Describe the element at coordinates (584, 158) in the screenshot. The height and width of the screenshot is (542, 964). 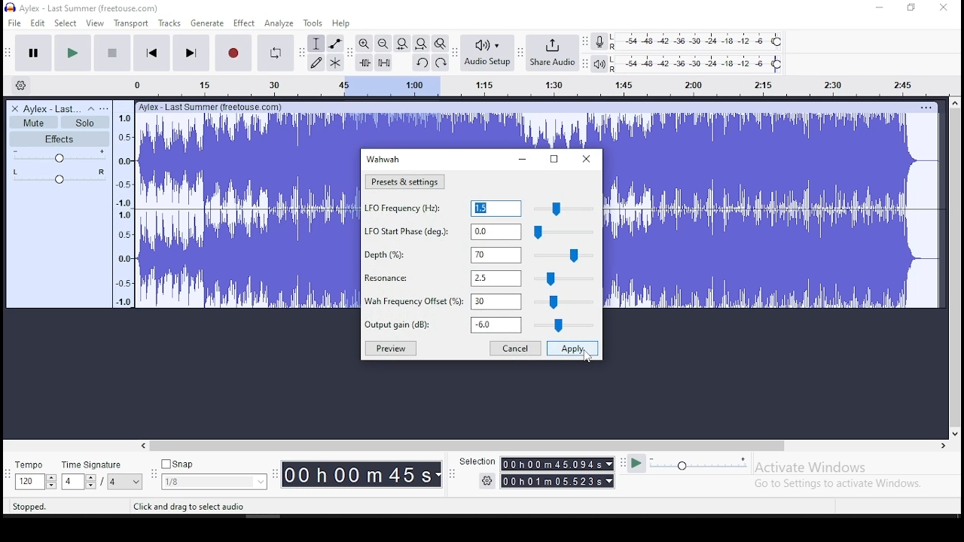
I see `close window` at that location.